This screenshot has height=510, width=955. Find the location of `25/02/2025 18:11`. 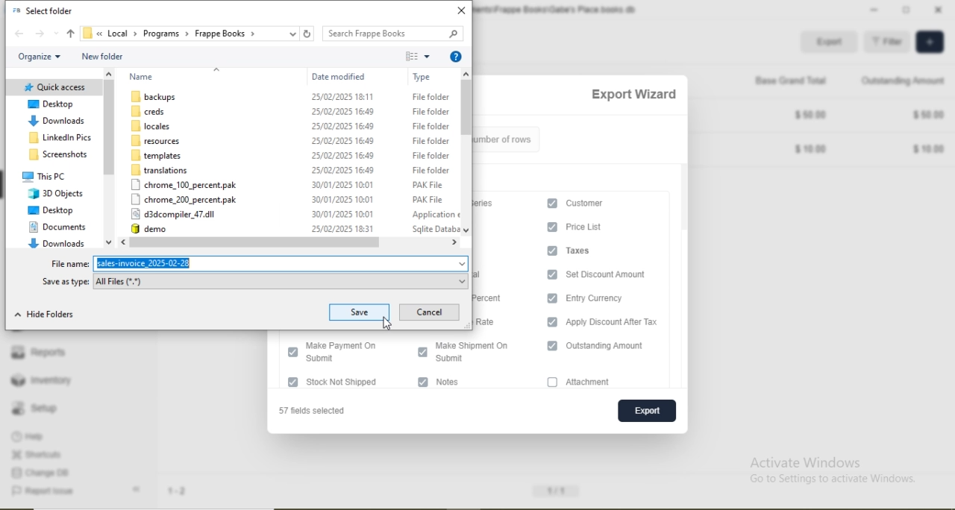

25/02/2025 18:11 is located at coordinates (342, 95).